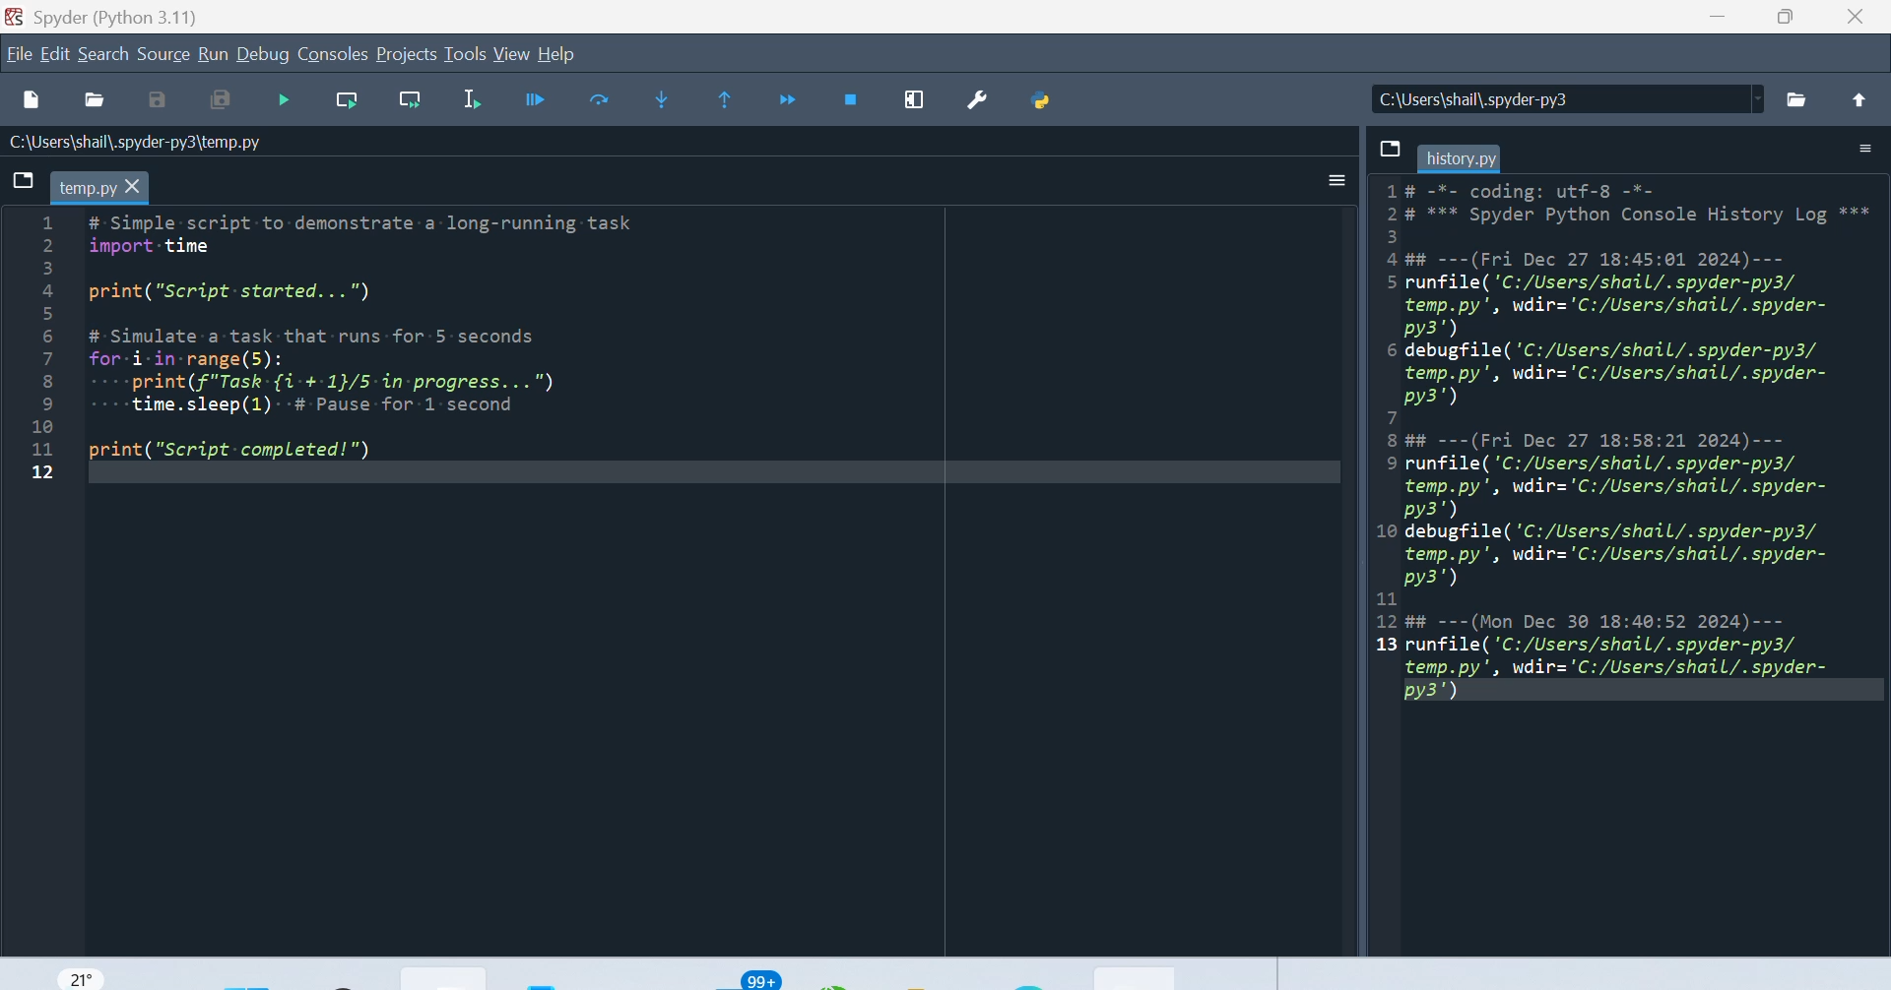 The image size is (1891, 990). What do you see at coordinates (416, 346) in the screenshot?
I see `No Ty) 7 up Ch SETAE SESSRNUPTTL SY Sach SH Stl SH LE STAND 1 SUES SS Sama
import time

print ("Script started... ")

# Simulate a task that runs for 5 seconds
for-i-in-range(5):

-+--print(f"Task-{i-+:1}/5 in-progress...")
----time.sleep(1)- -# Pause for 1 second

print ("Script completed! ")` at bounding box center [416, 346].